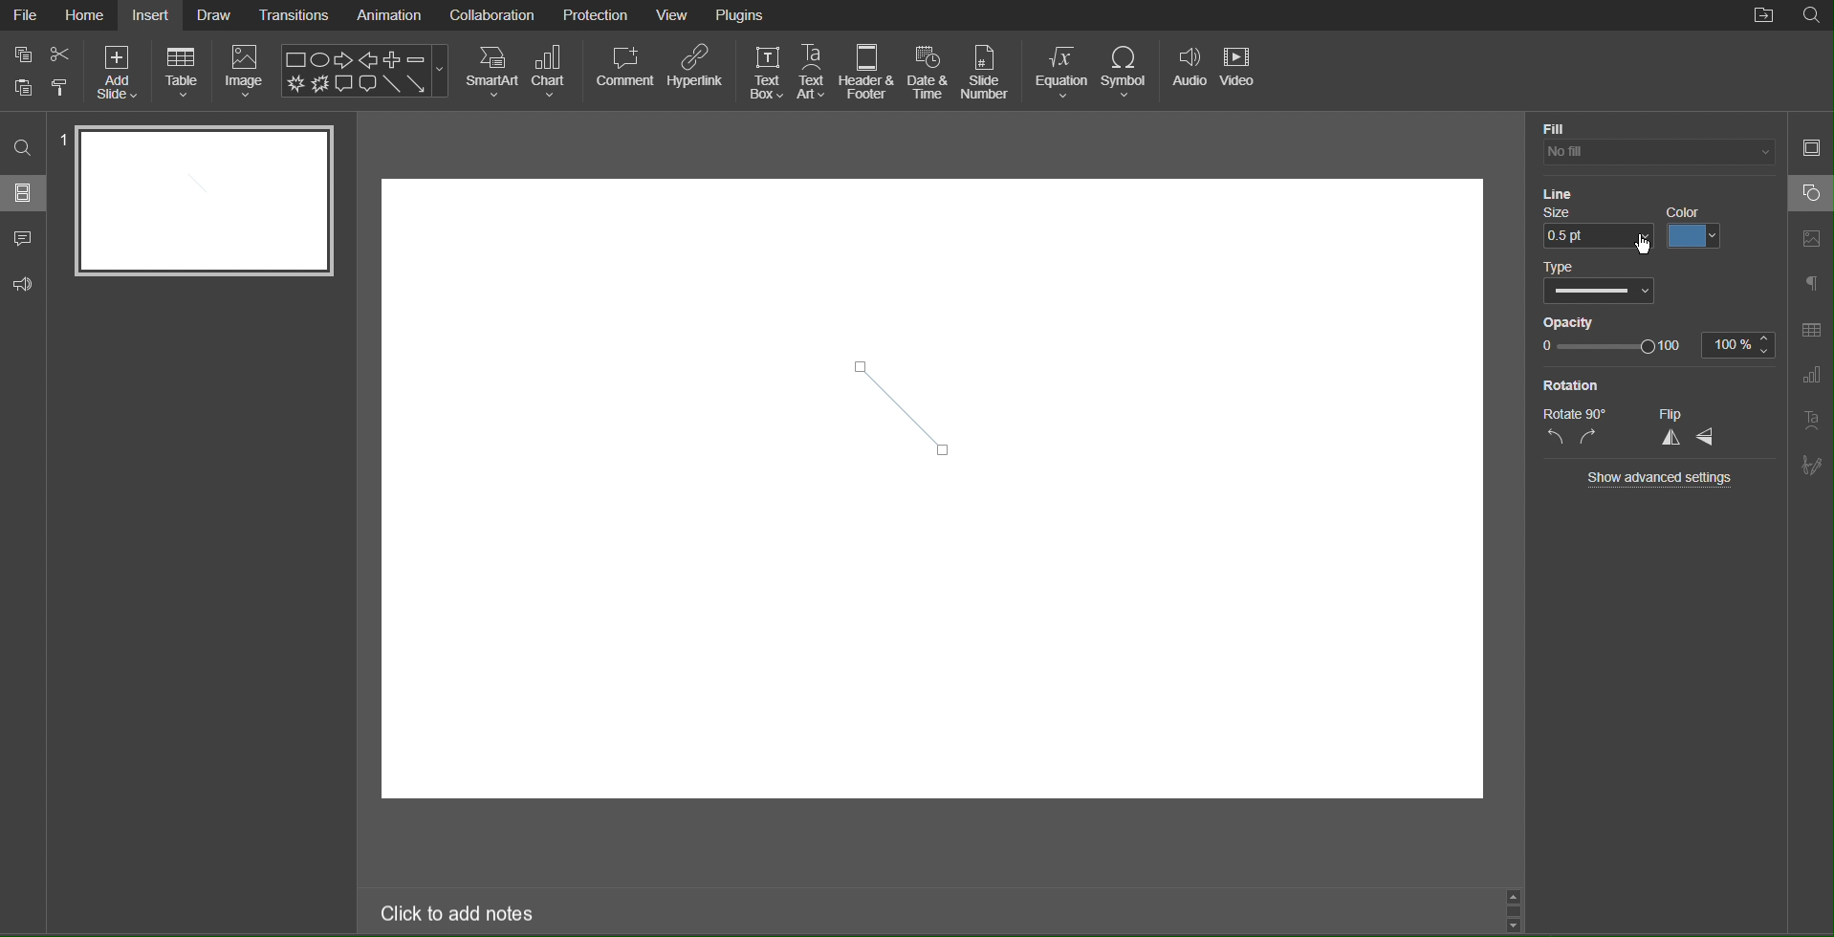  I want to click on Size, so click(1565, 212).